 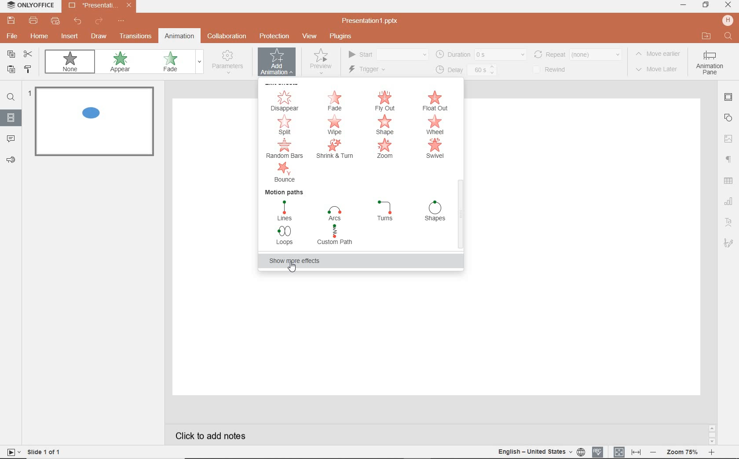 I want to click on RESTORE, so click(x=706, y=5).